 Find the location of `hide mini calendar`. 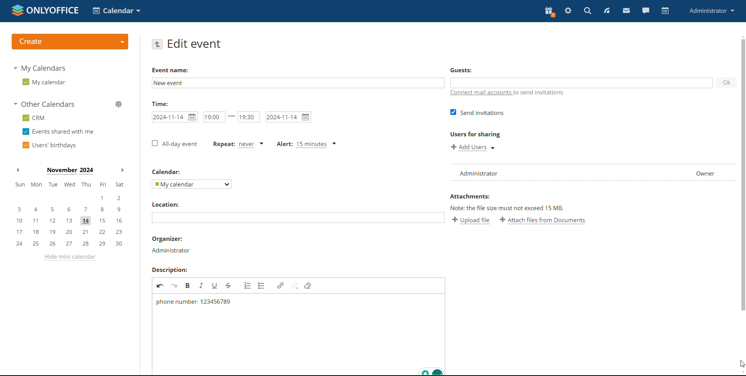

hide mini calendar is located at coordinates (70, 258).